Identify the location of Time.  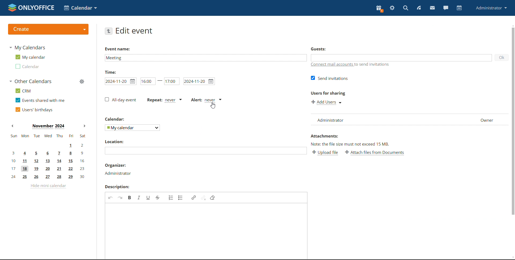
(111, 72).